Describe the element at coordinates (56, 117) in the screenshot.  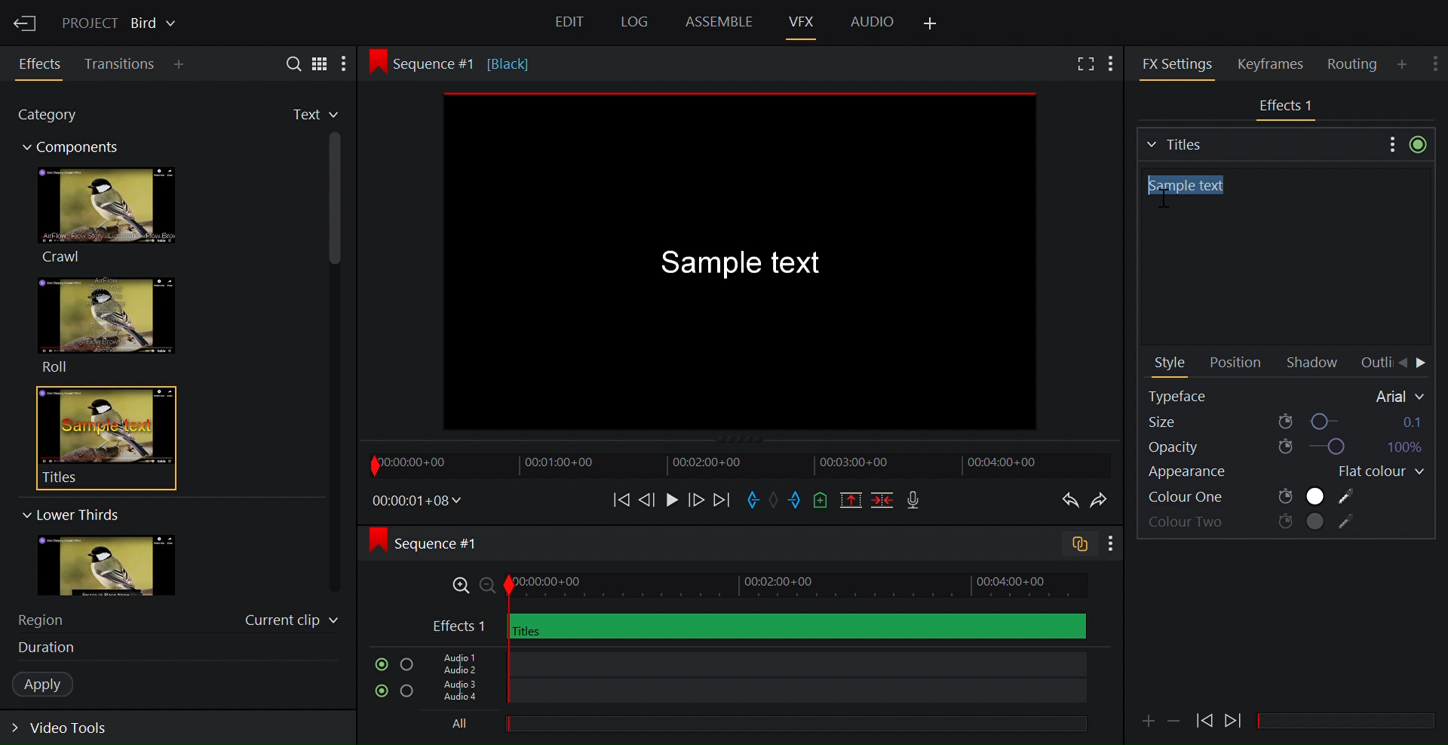
I see `Category` at that location.